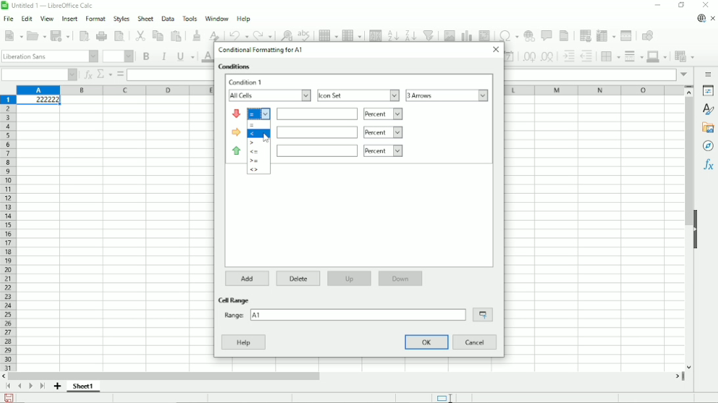  What do you see at coordinates (244, 19) in the screenshot?
I see `Help` at bounding box center [244, 19].